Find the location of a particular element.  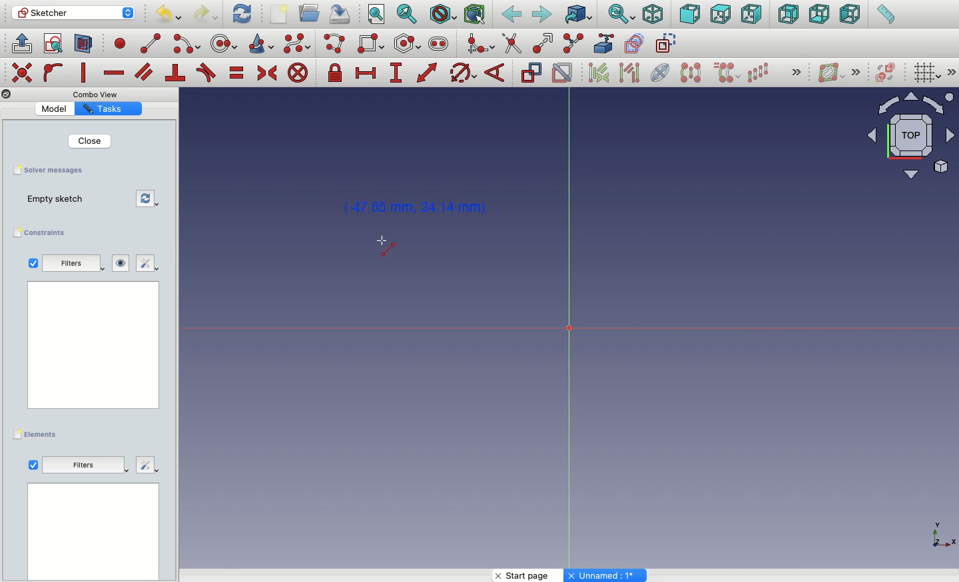

 is located at coordinates (99, 95).